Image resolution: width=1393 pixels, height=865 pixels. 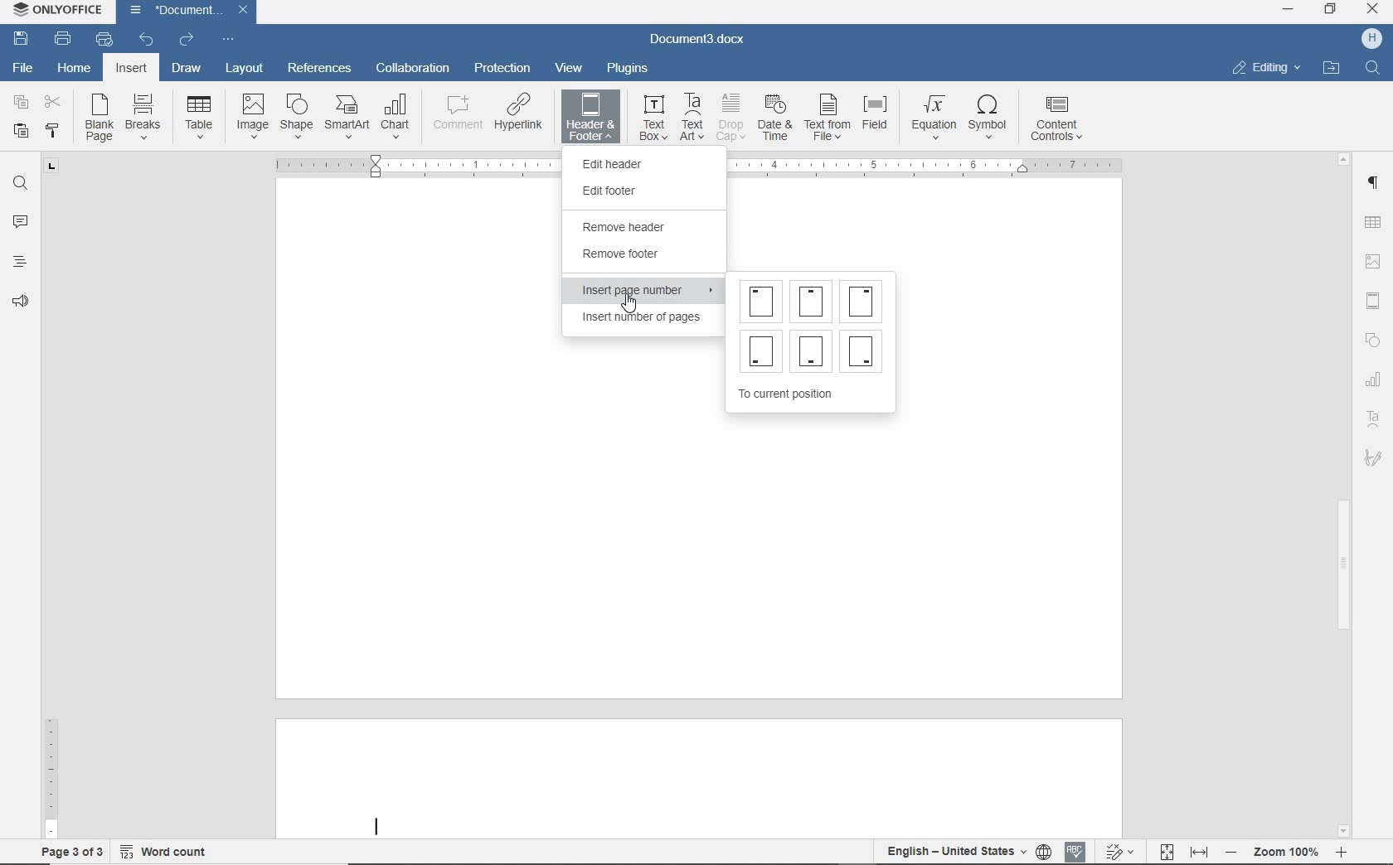 I want to click on DOCUMENT3.docx, so click(x=699, y=40).